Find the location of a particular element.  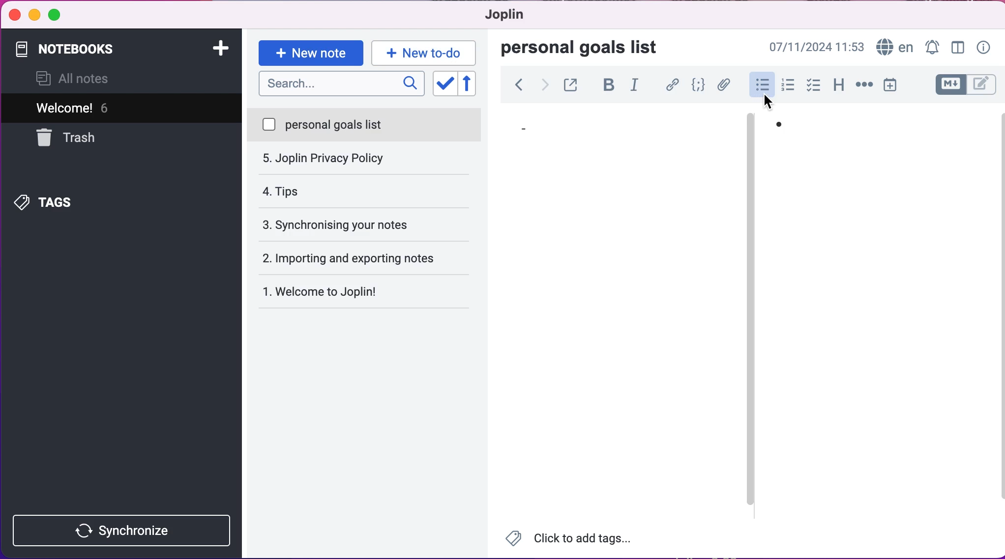

language is located at coordinates (894, 46).